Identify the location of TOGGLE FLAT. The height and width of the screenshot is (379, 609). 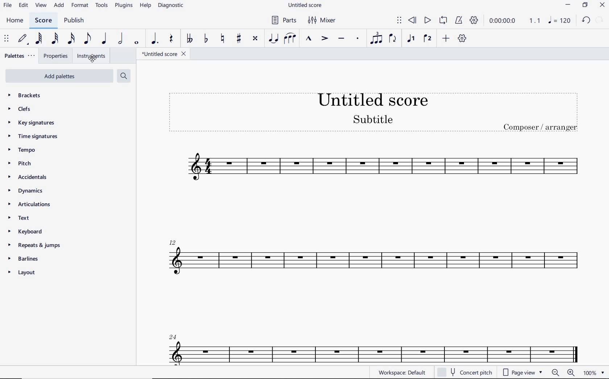
(206, 39).